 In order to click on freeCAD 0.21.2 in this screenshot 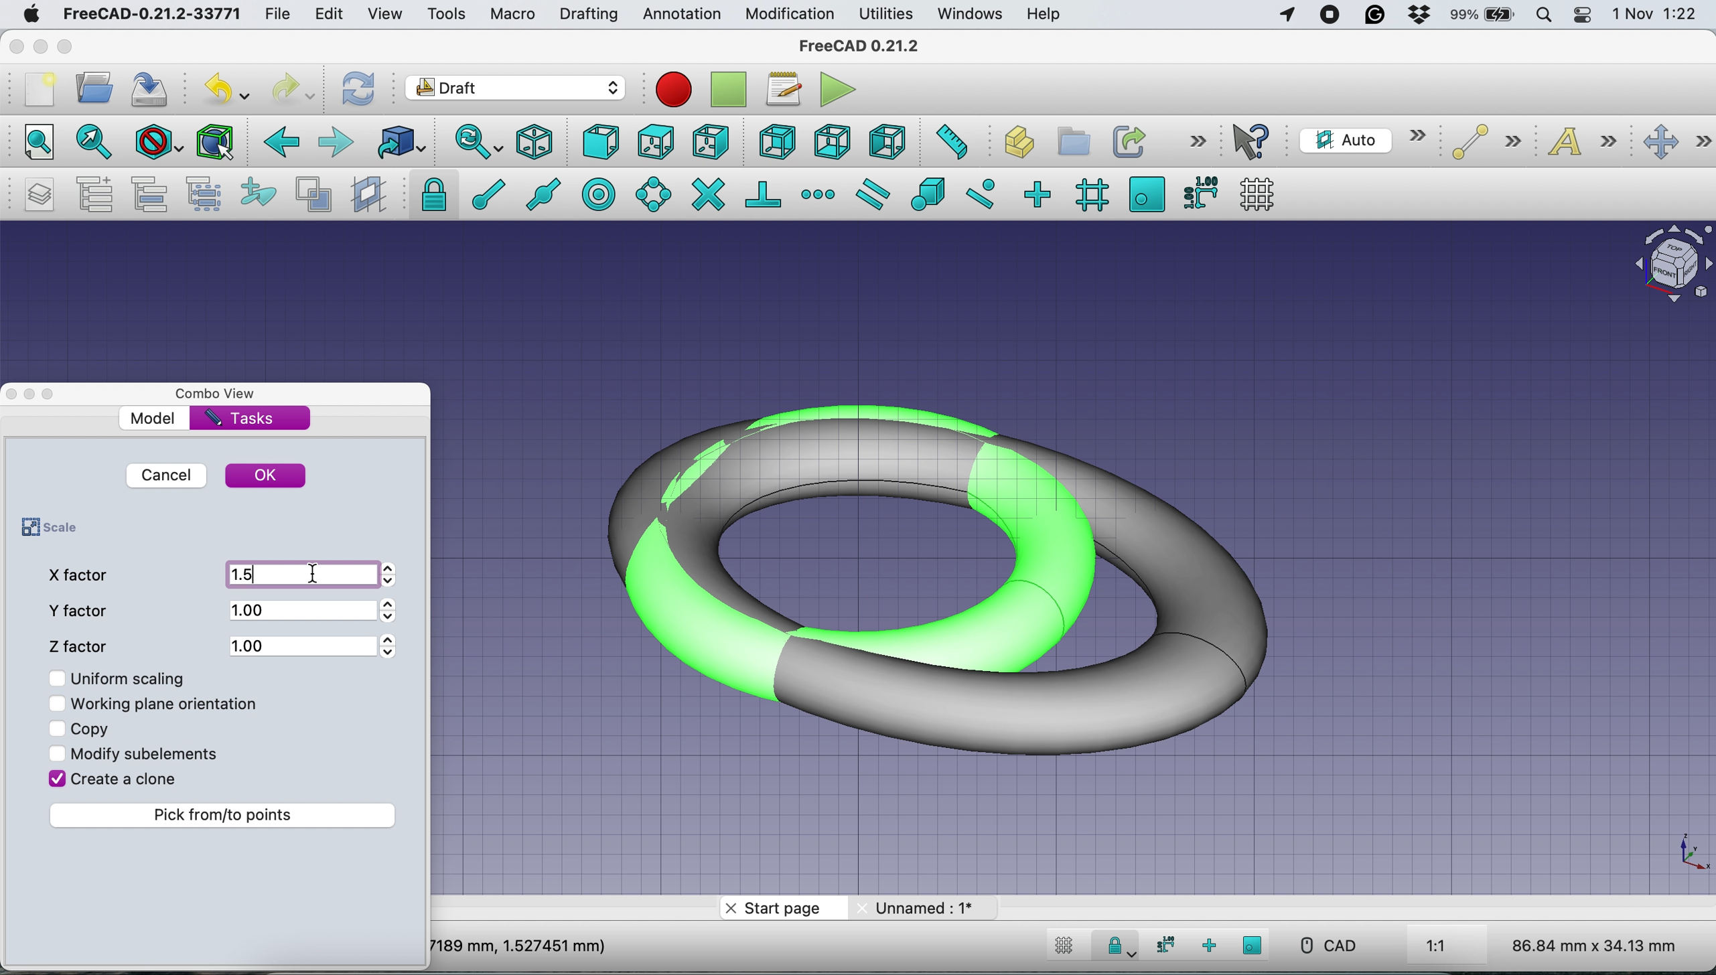, I will do `click(859, 47)`.